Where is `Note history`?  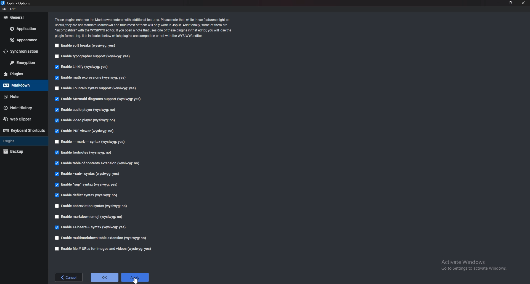
Note history is located at coordinates (25, 108).